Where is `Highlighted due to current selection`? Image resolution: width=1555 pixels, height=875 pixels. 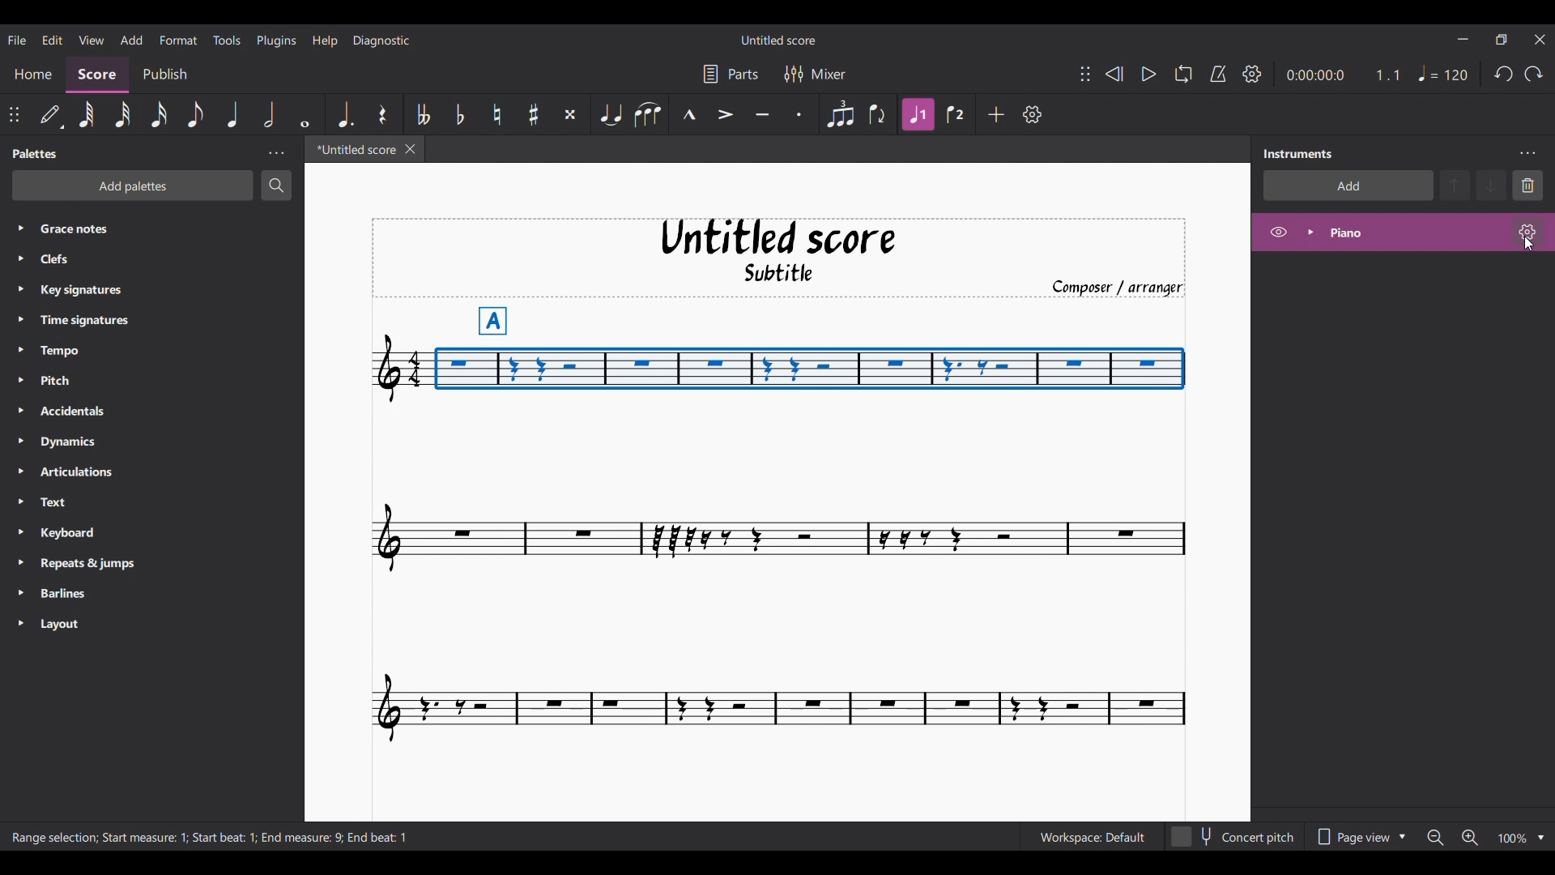 Highlighted due to current selection is located at coordinates (918, 114).